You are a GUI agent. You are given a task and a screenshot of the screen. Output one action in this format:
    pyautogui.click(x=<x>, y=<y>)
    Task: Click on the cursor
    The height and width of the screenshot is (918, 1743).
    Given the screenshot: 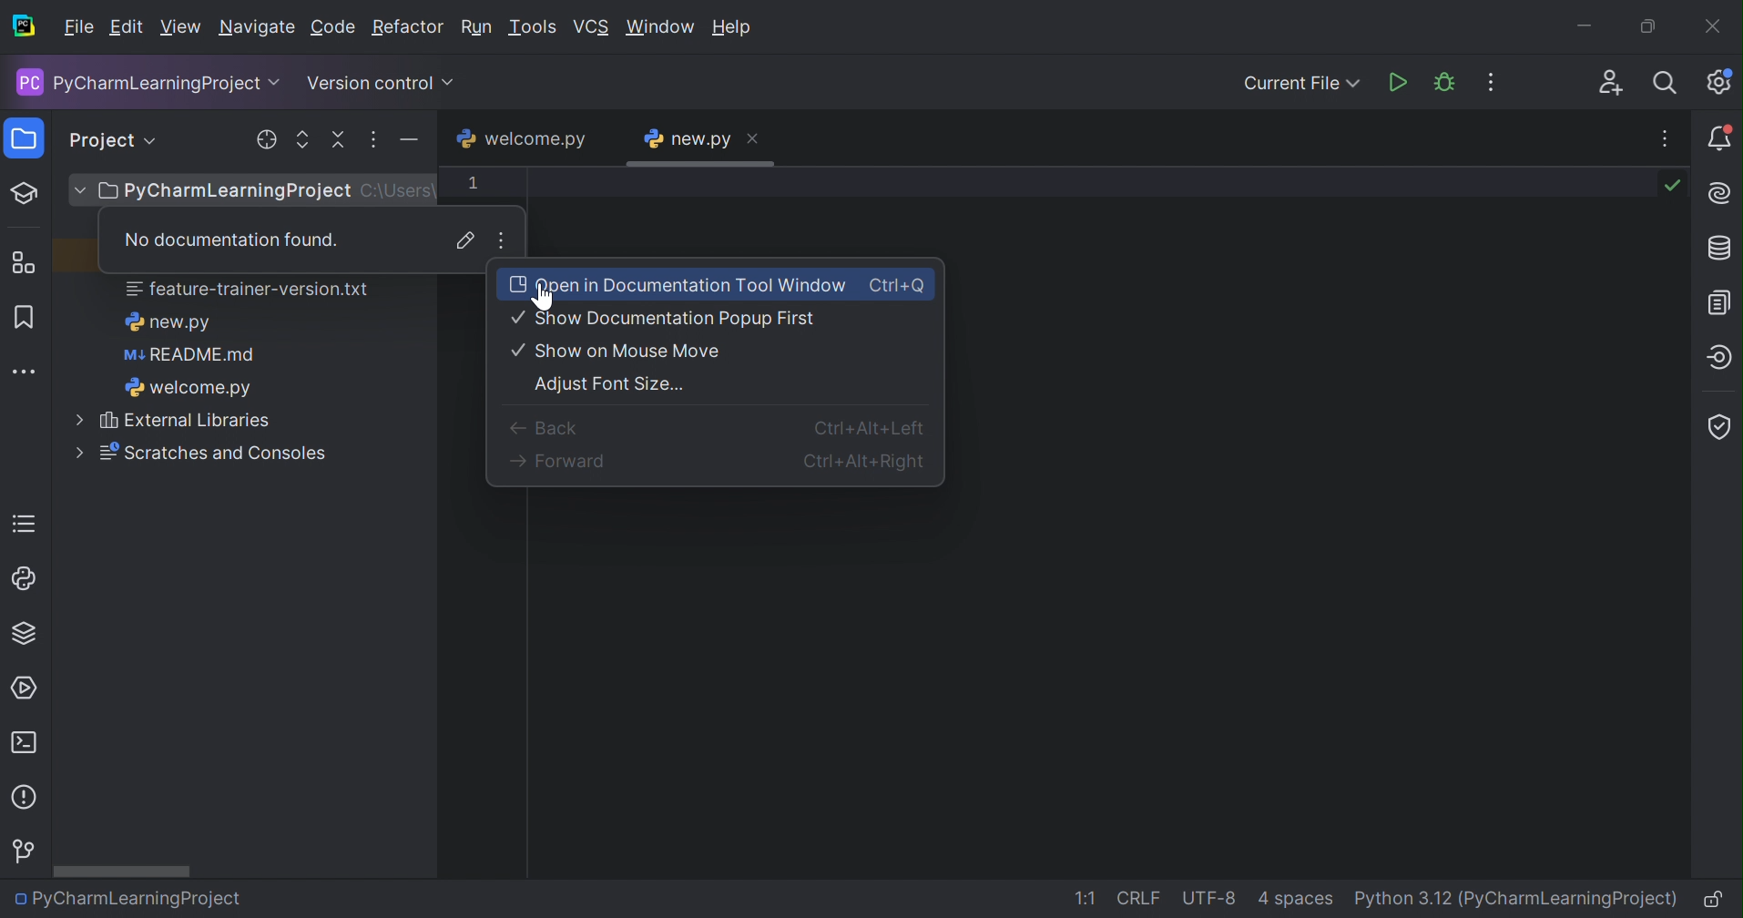 What is the action you would take?
    pyautogui.click(x=551, y=297)
    